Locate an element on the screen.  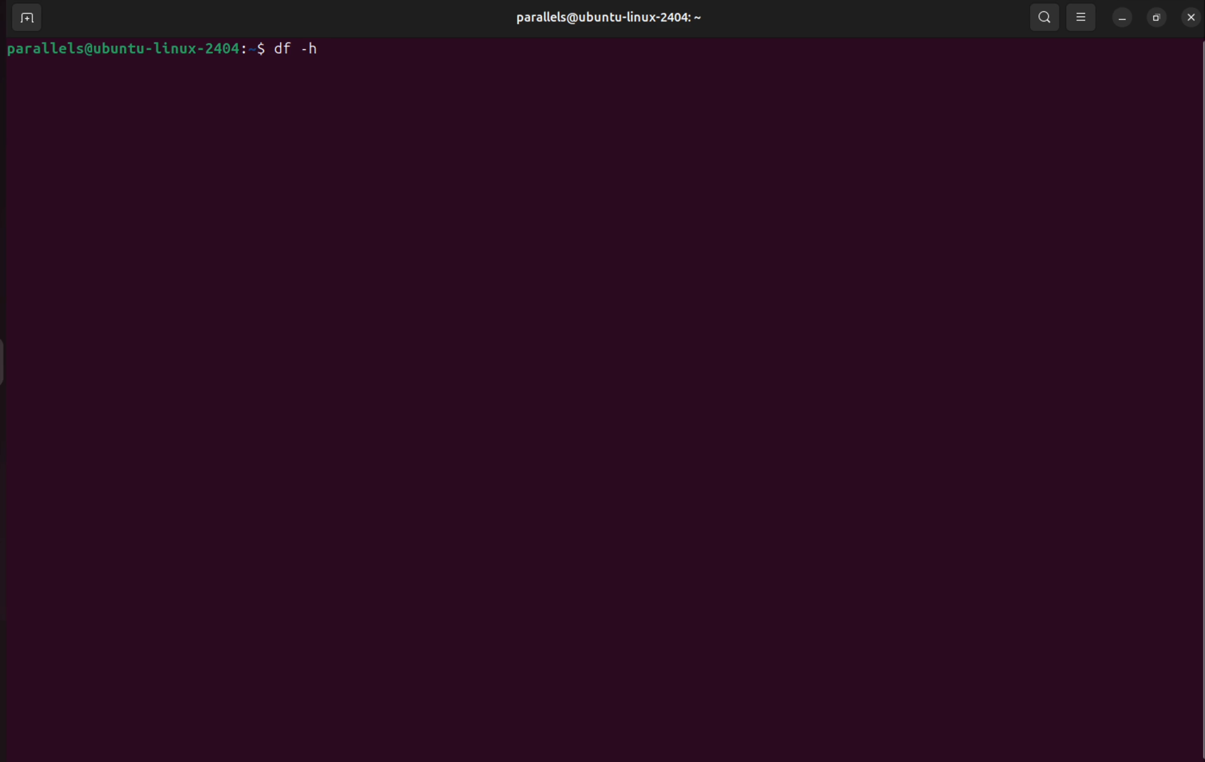
parallels@ubuntu-linux-2404:~ is located at coordinates (612, 17).